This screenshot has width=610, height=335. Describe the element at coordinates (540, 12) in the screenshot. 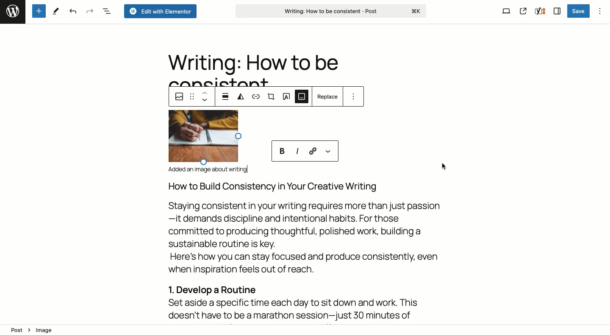

I see `Yoast SEO` at that location.